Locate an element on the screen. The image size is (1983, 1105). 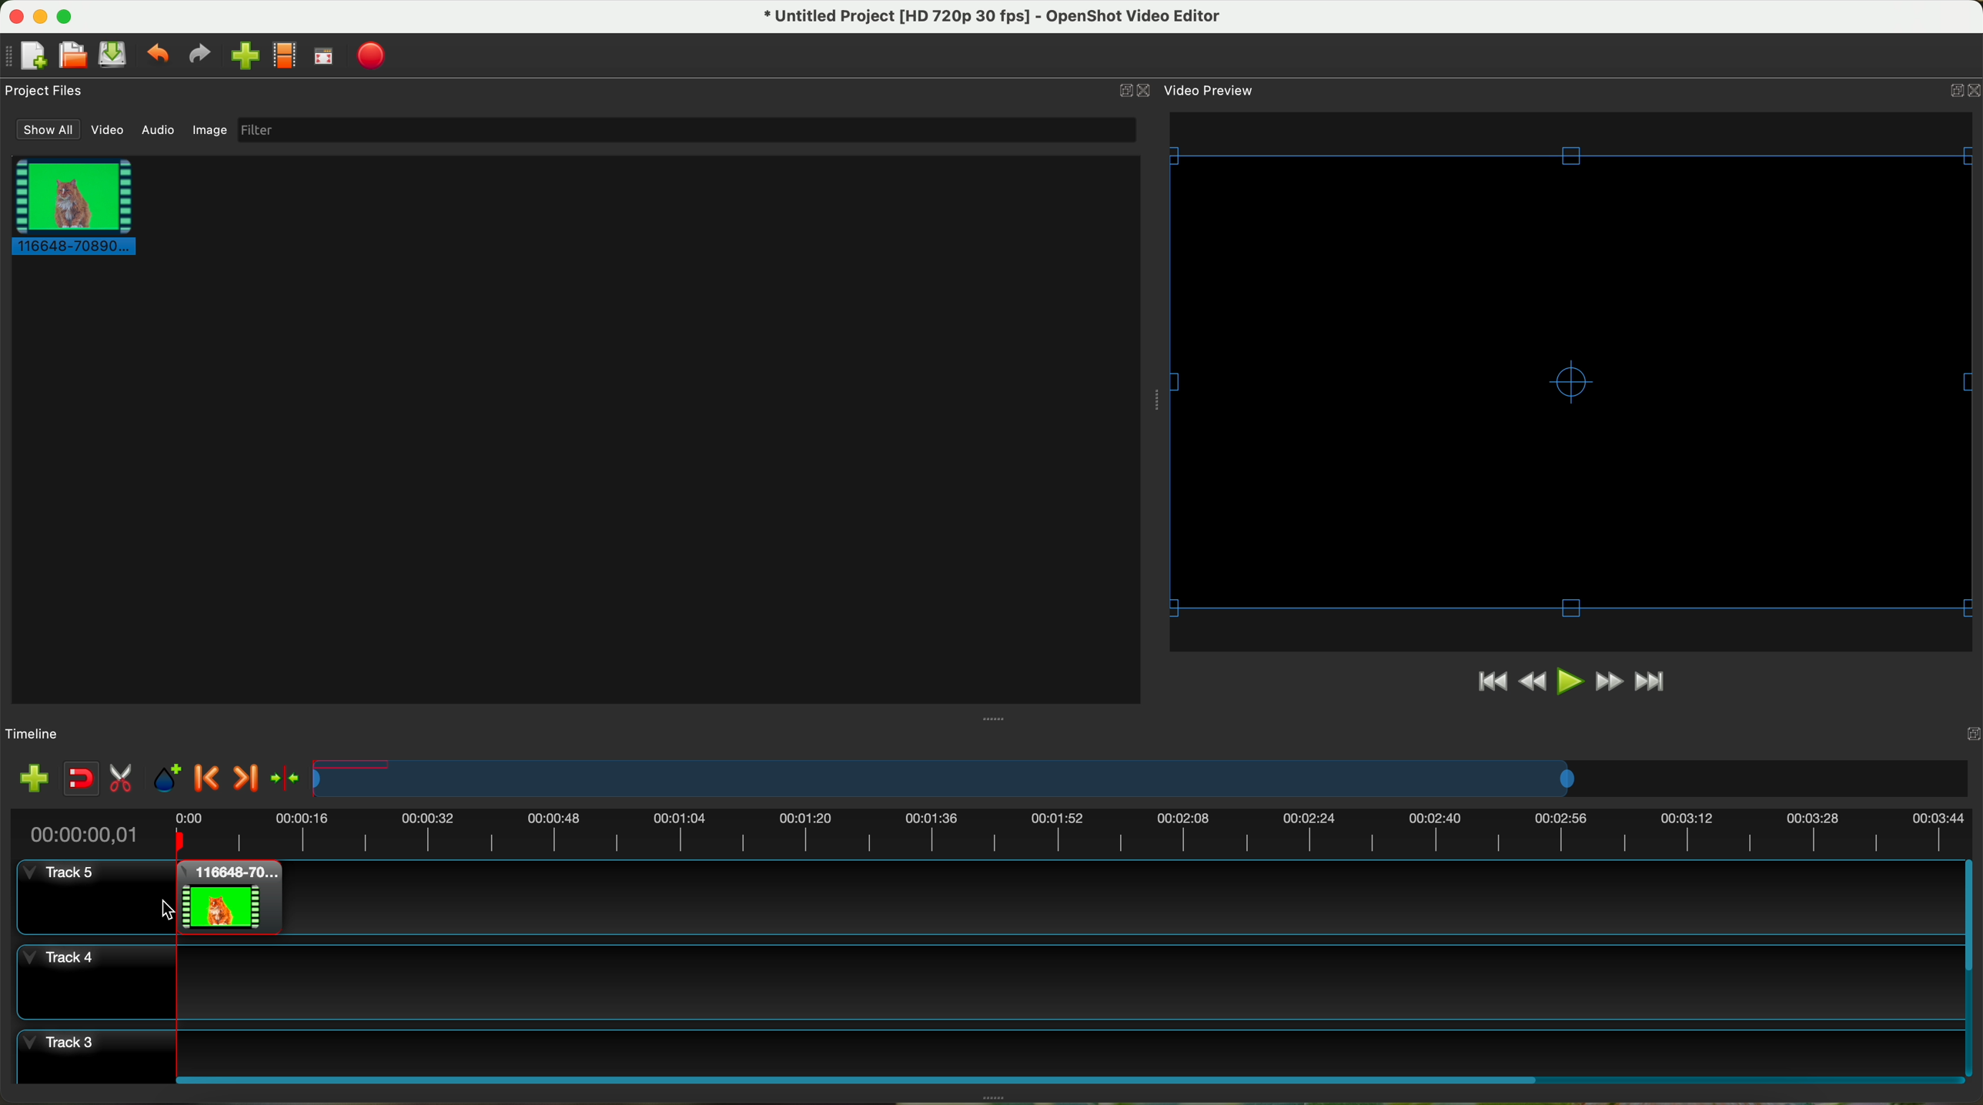
redo is located at coordinates (199, 54).